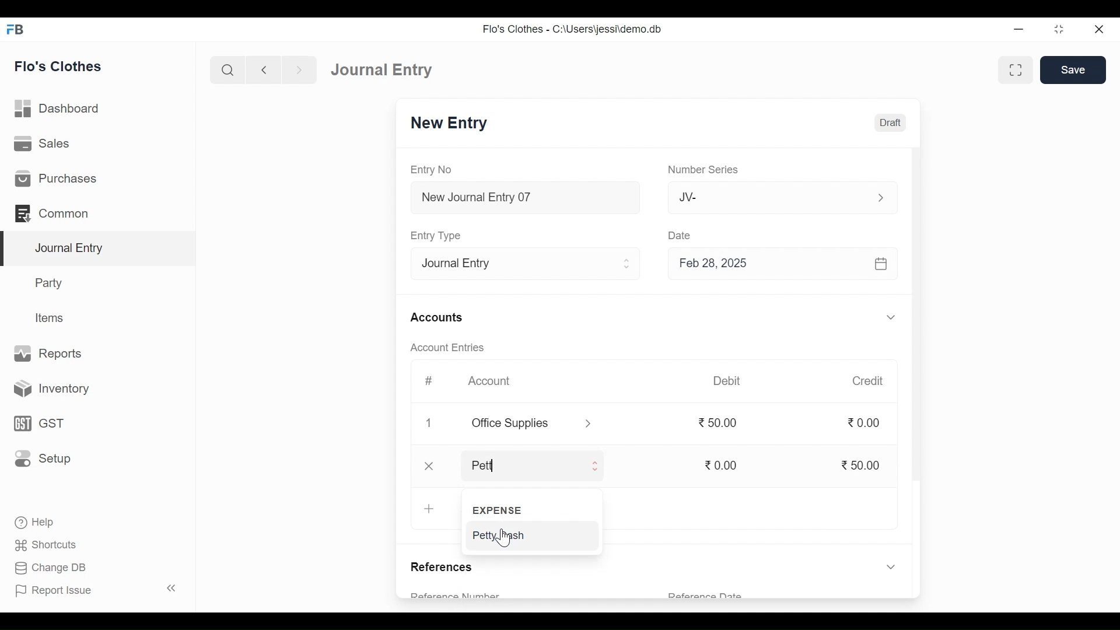 The image size is (1120, 630). What do you see at coordinates (489, 379) in the screenshot?
I see `Account` at bounding box center [489, 379].